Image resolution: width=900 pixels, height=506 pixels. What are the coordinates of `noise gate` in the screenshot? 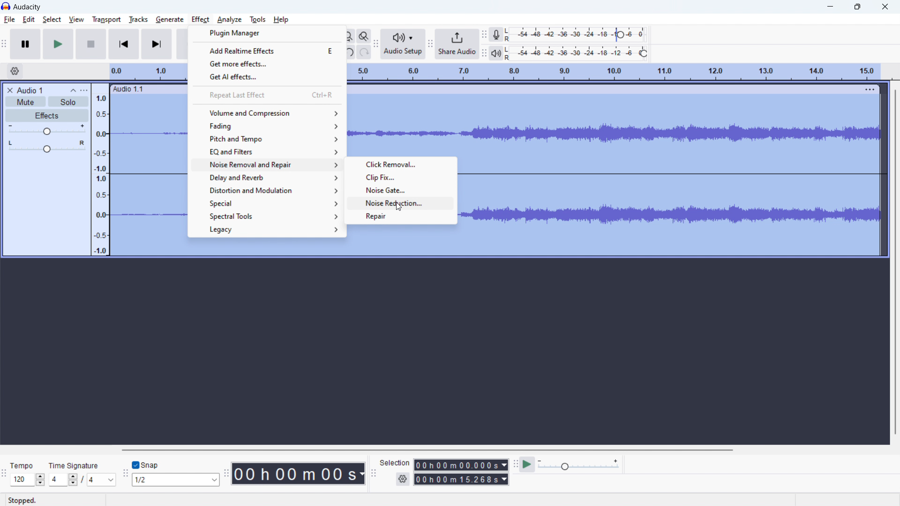 It's located at (400, 190).